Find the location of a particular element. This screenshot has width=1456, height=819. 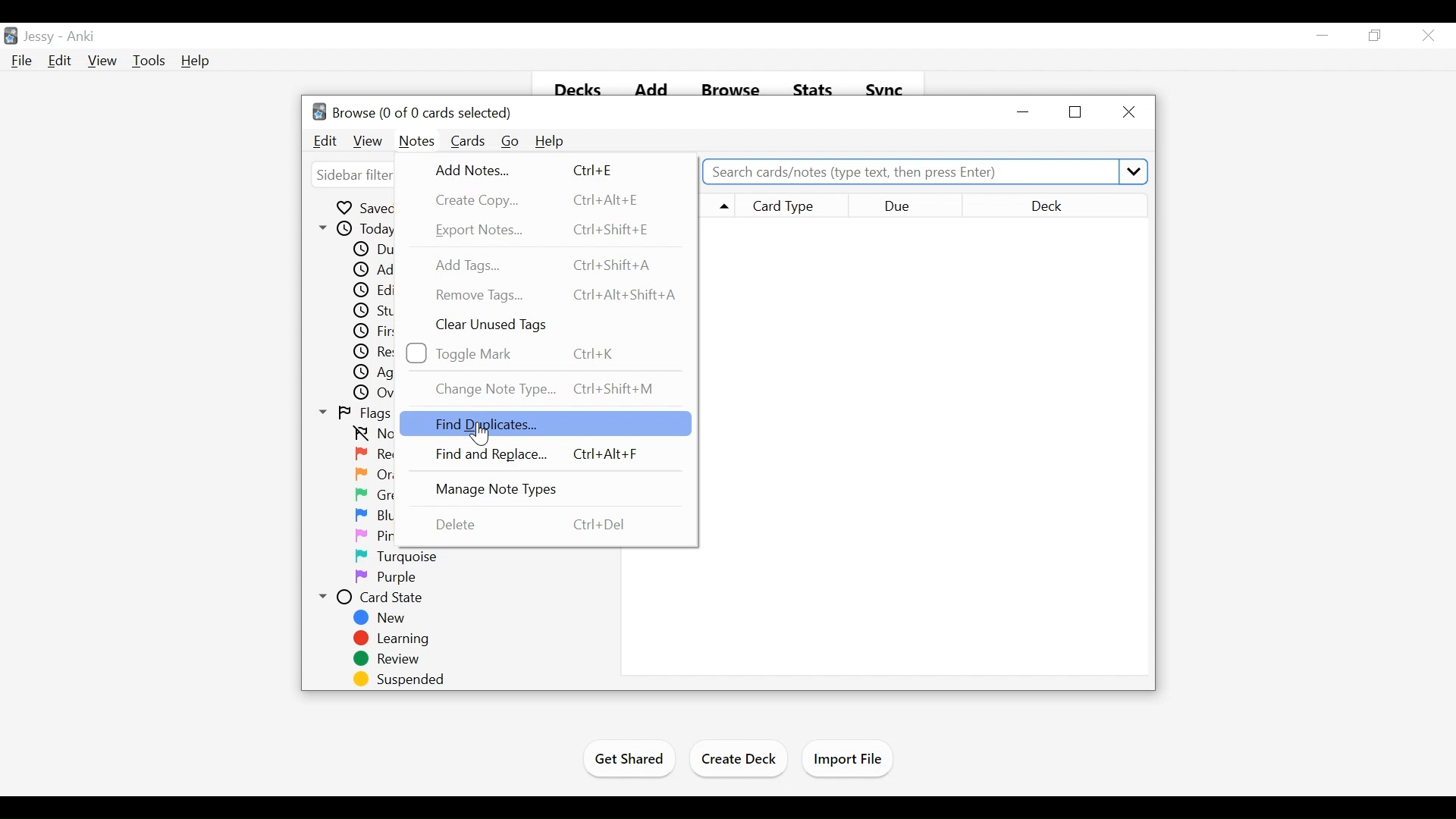

Rescheduled is located at coordinates (384, 352).